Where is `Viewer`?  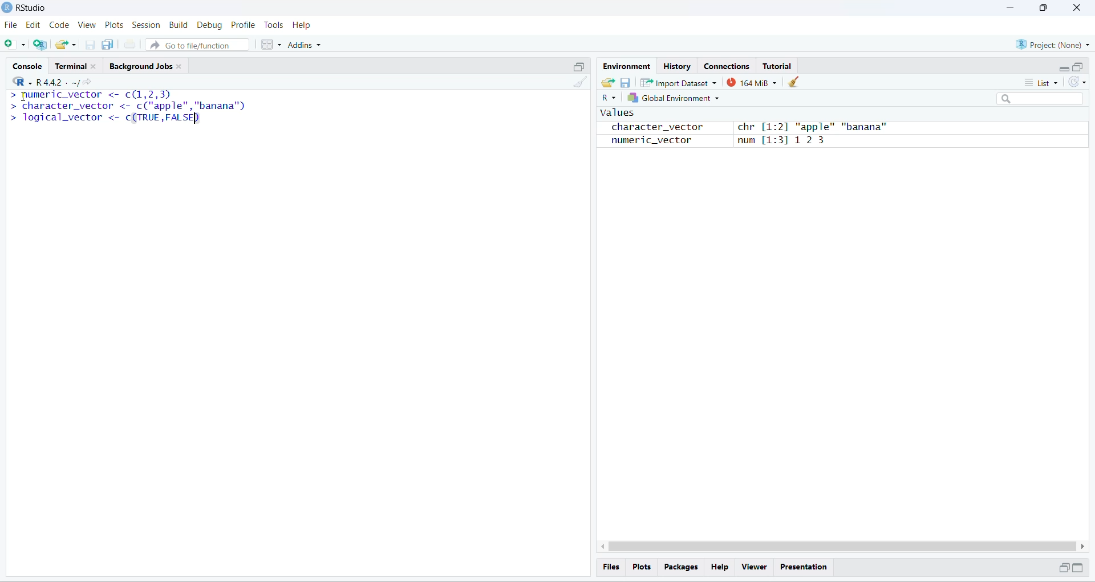 Viewer is located at coordinates (755, 567).